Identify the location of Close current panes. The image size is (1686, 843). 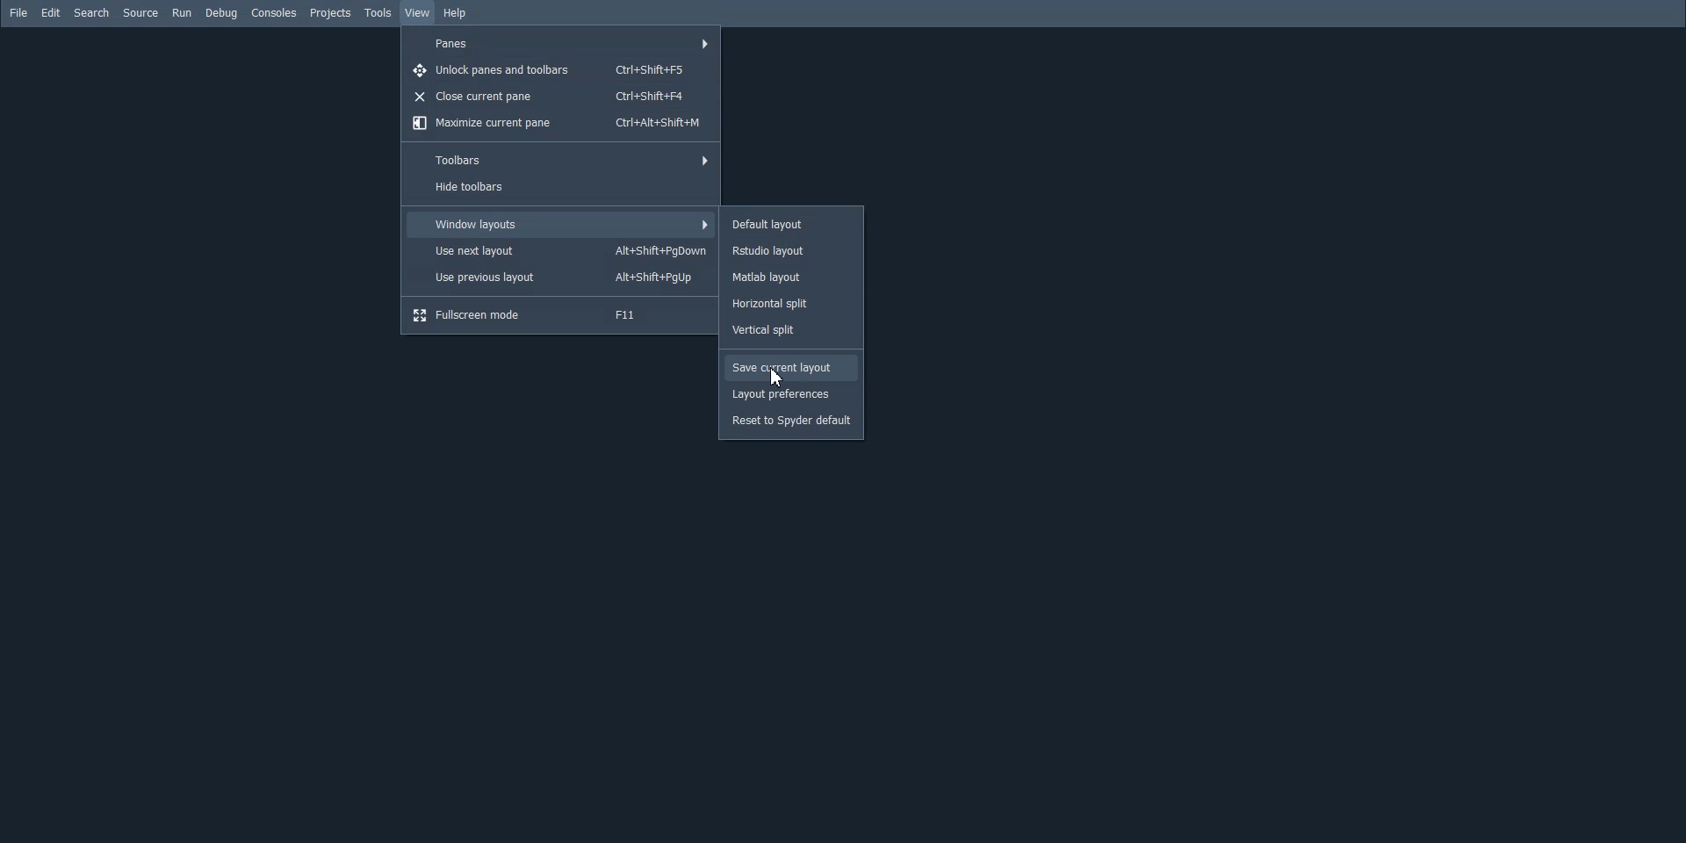
(558, 97).